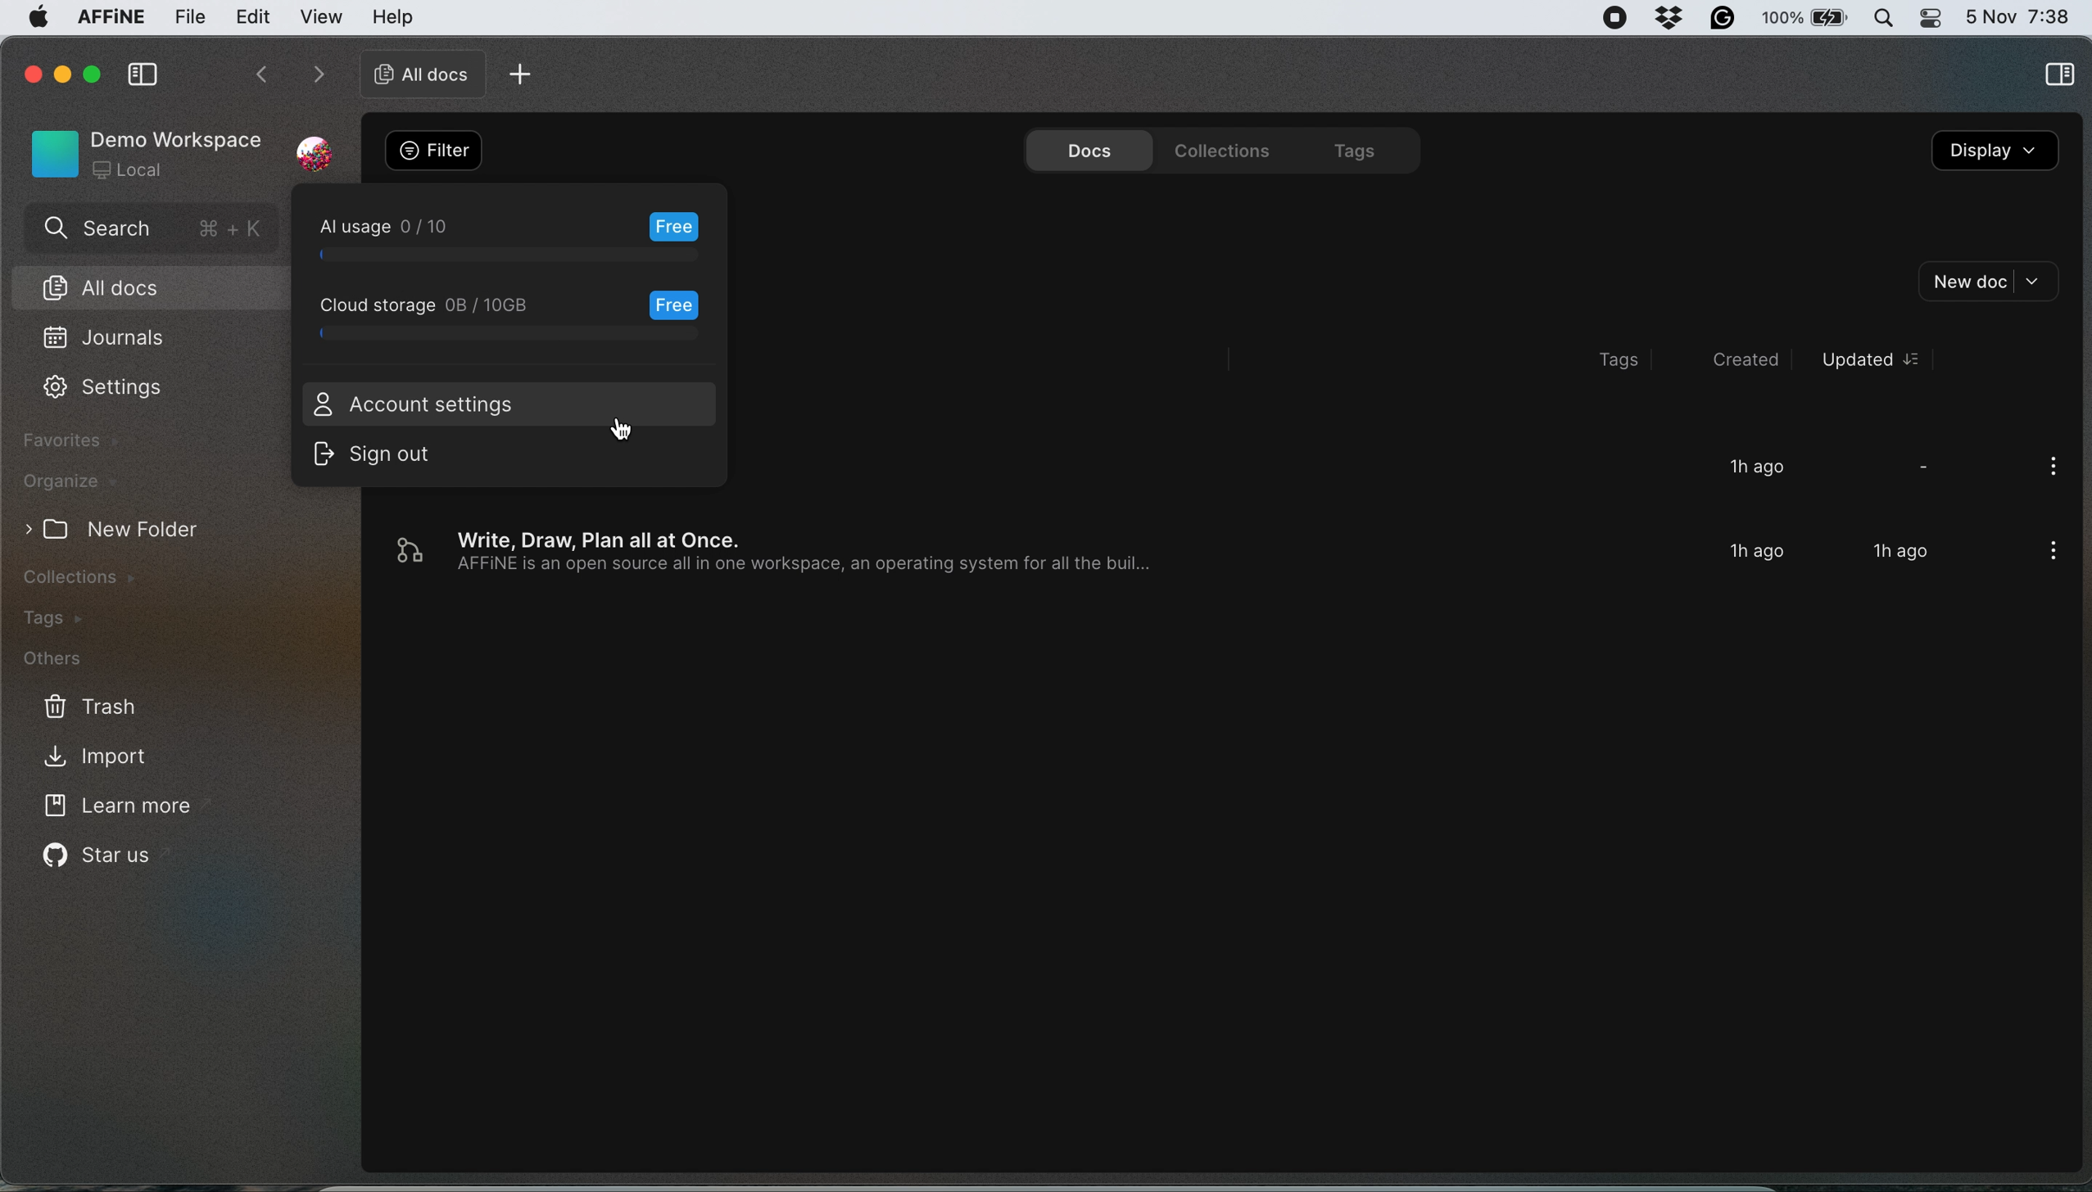 The height and width of the screenshot is (1192, 2092). Describe the element at coordinates (101, 860) in the screenshot. I see `star us` at that location.